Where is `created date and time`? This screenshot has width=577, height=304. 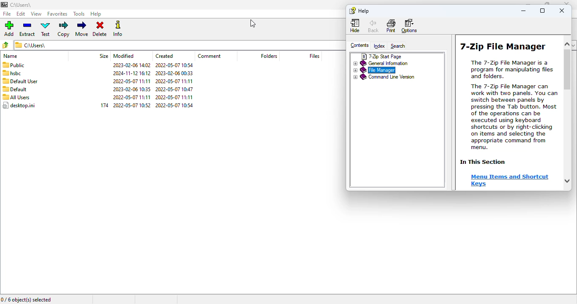
created date and time is located at coordinates (175, 85).